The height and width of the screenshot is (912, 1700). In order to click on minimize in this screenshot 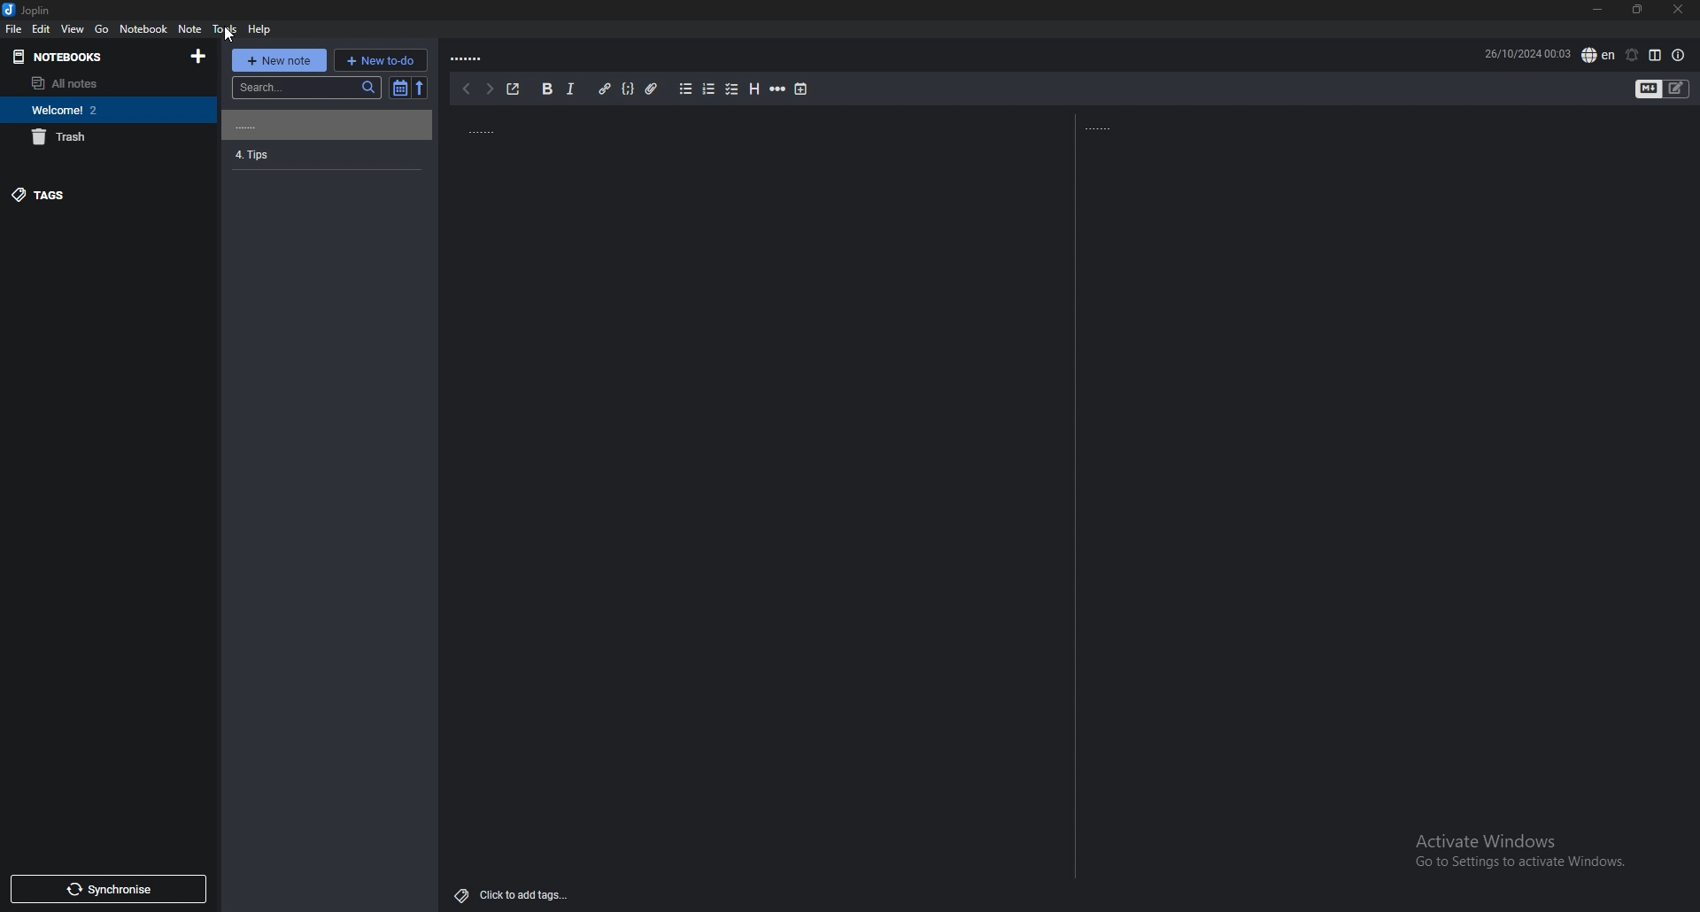, I will do `click(1596, 9)`.